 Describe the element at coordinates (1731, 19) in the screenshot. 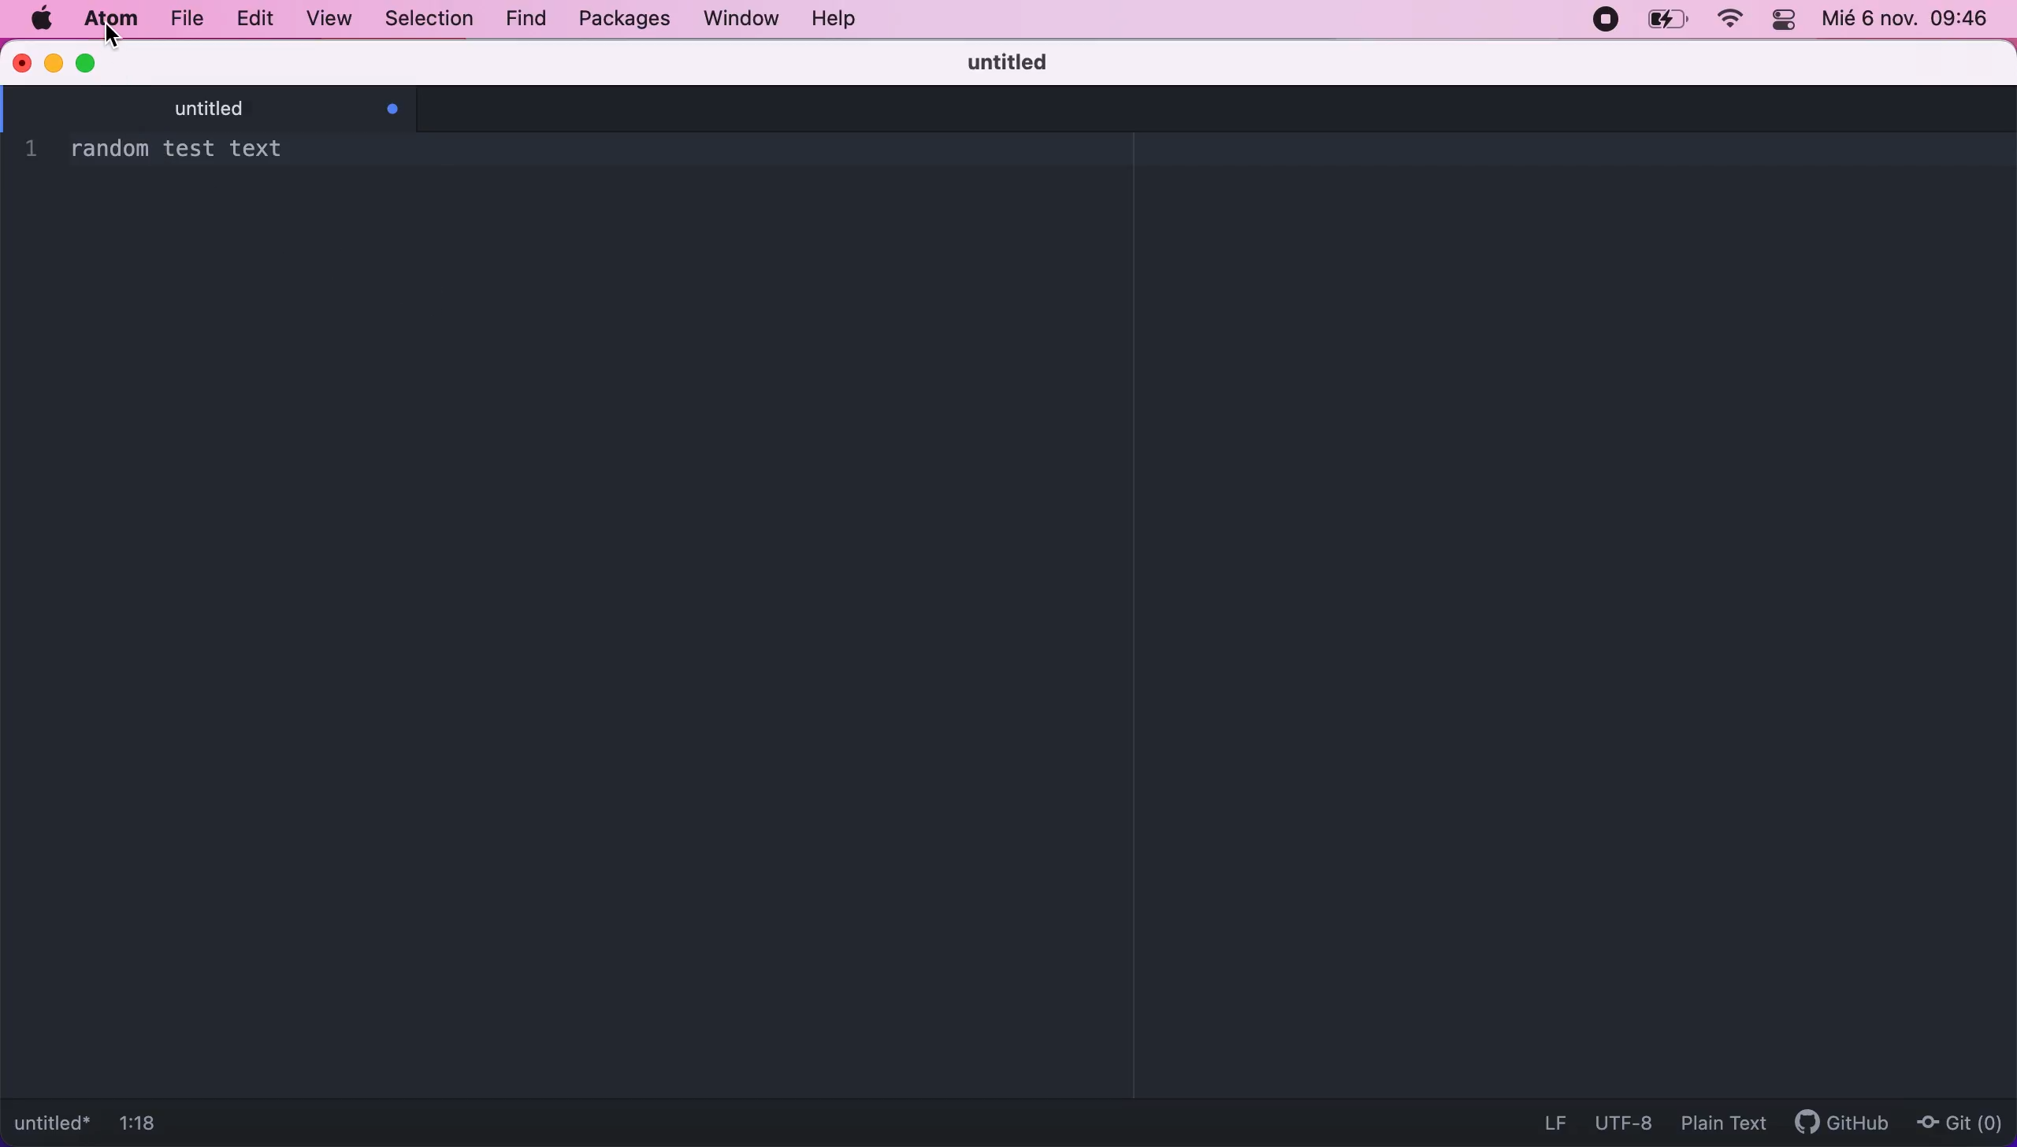

I see `wifi` at that location.